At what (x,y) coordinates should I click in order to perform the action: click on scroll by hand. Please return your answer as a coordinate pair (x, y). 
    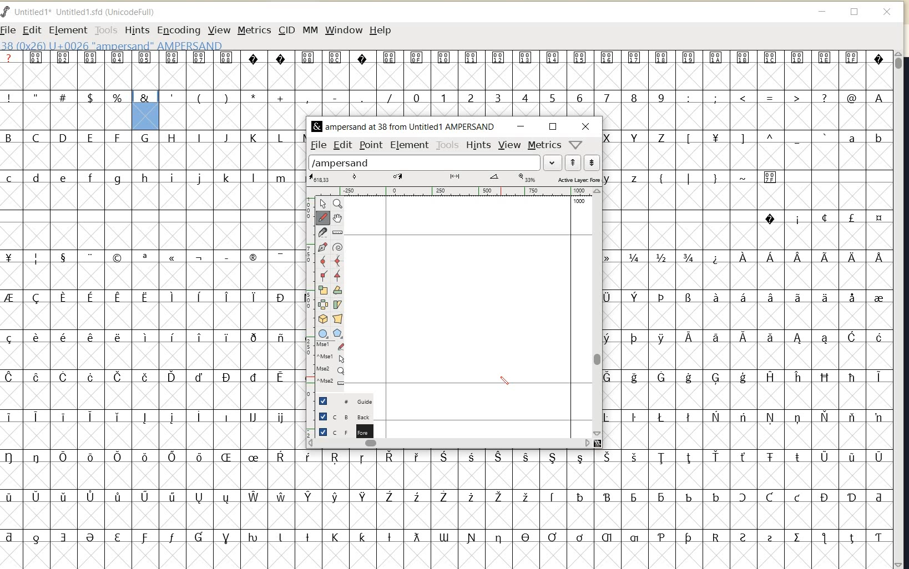
    Looking at the image, I should click on (337, 219).